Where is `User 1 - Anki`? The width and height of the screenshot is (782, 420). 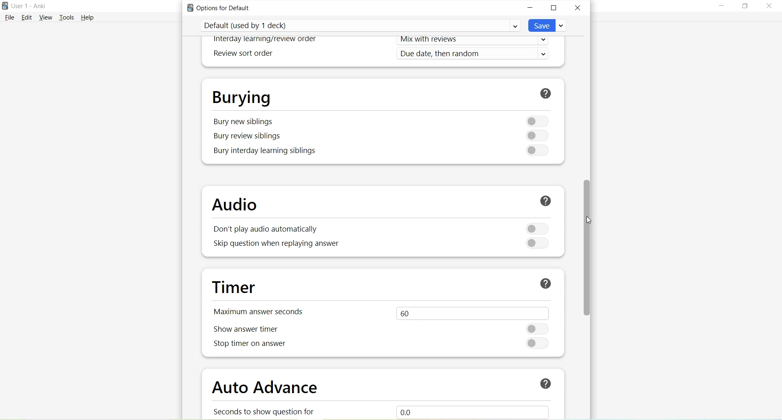 User 1 - Anki is located at coordinates (29, 6).